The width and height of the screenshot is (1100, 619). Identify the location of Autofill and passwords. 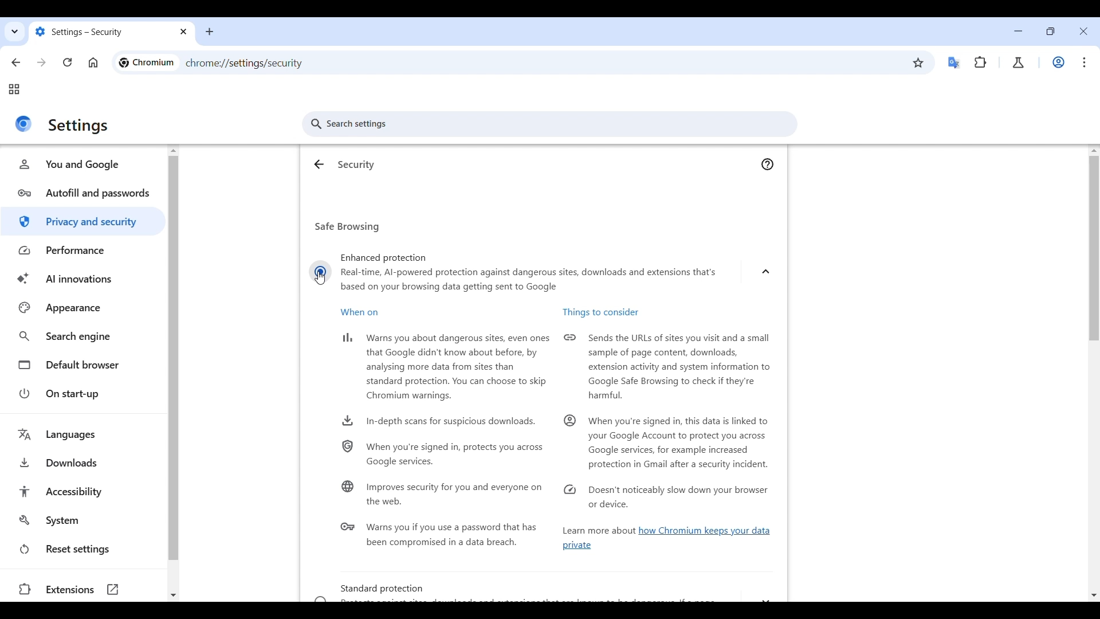
(84, 193).